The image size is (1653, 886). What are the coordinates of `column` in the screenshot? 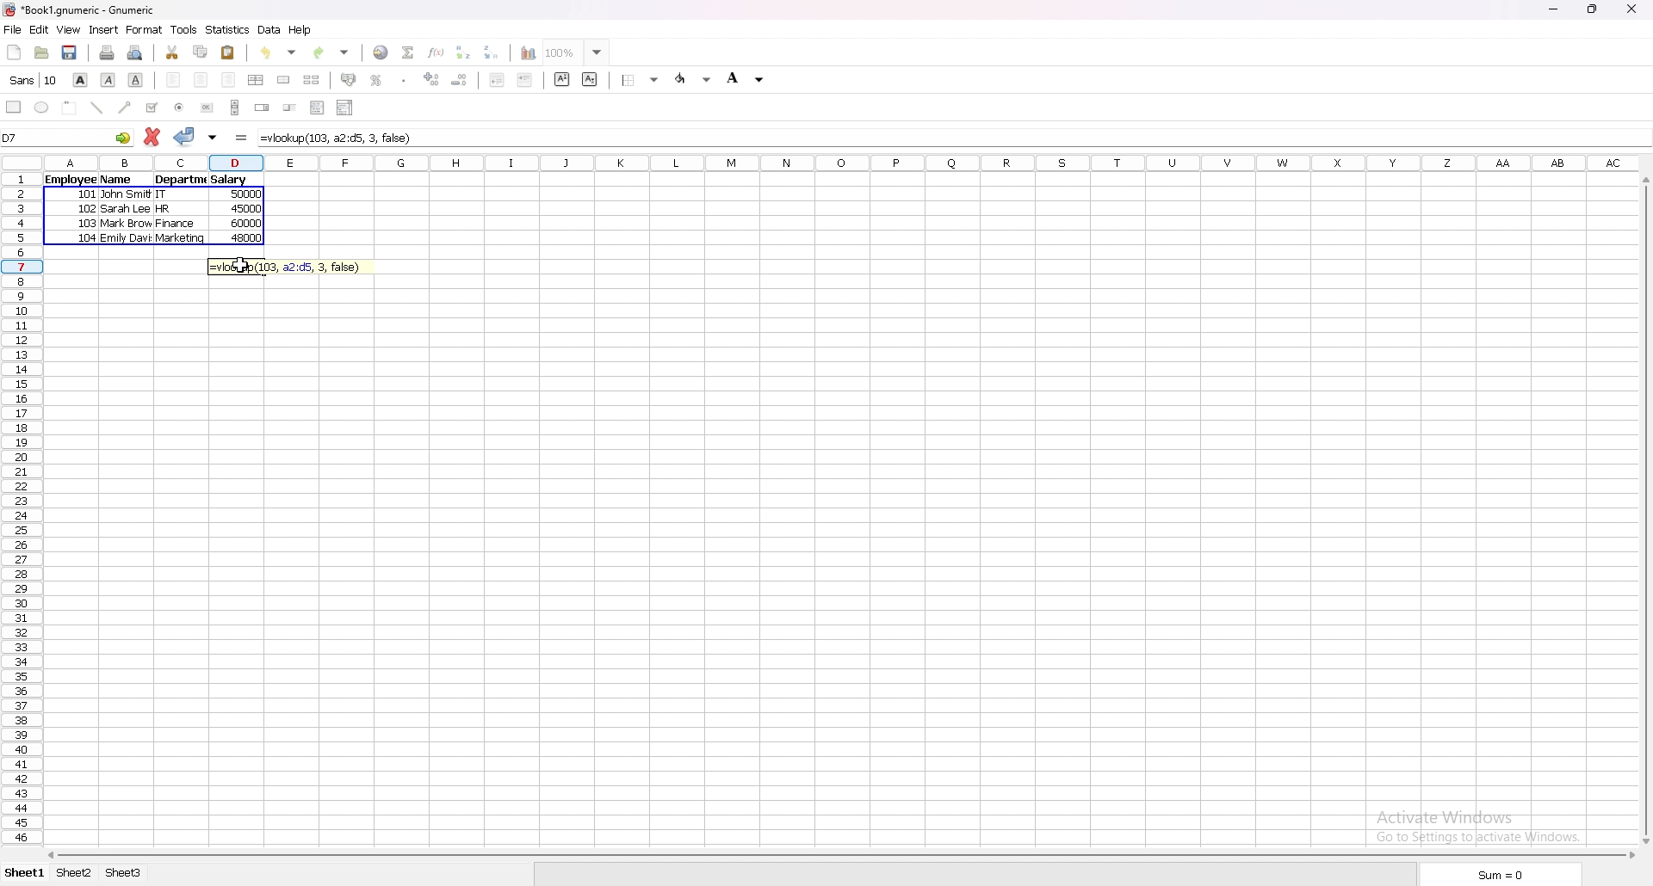 It's located at (842, 164).